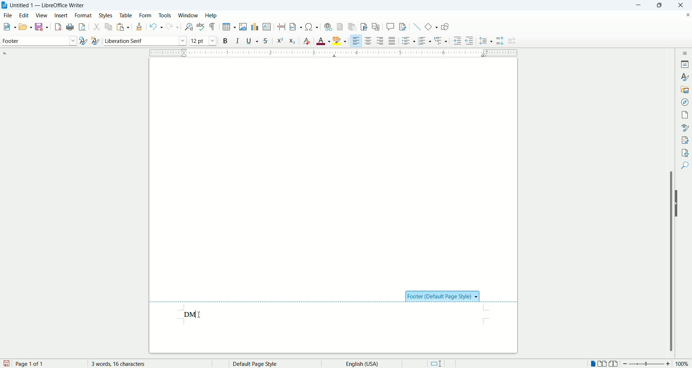 This screenshot has width=692, height=368. Describe the element at coordinates (266, 41) in the screenshot. I see `strikethrough` at that location.